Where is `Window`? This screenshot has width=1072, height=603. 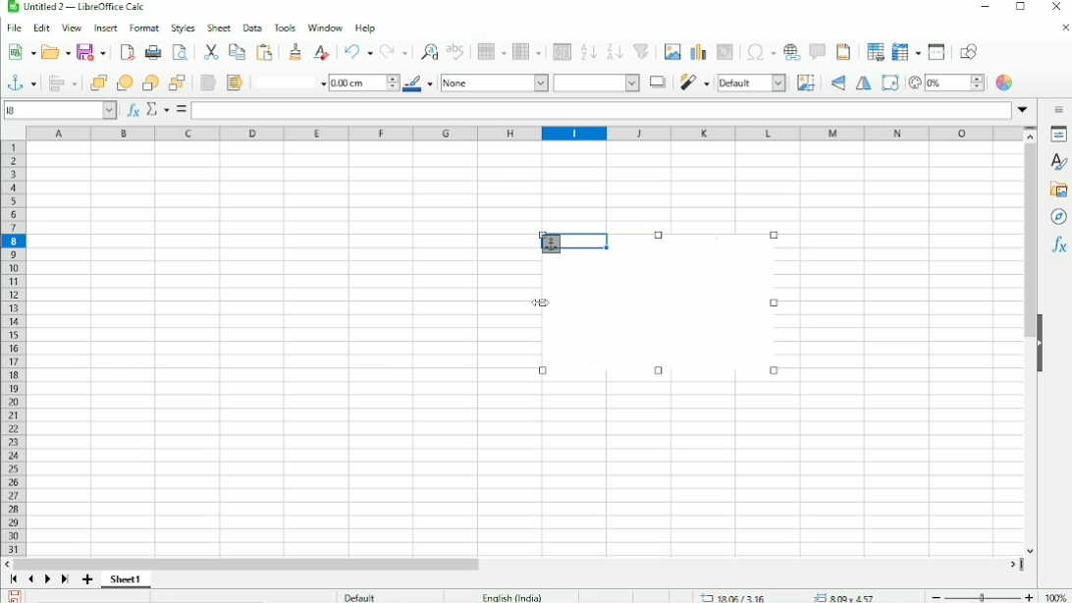
Window is located at coordinates (324, 27).